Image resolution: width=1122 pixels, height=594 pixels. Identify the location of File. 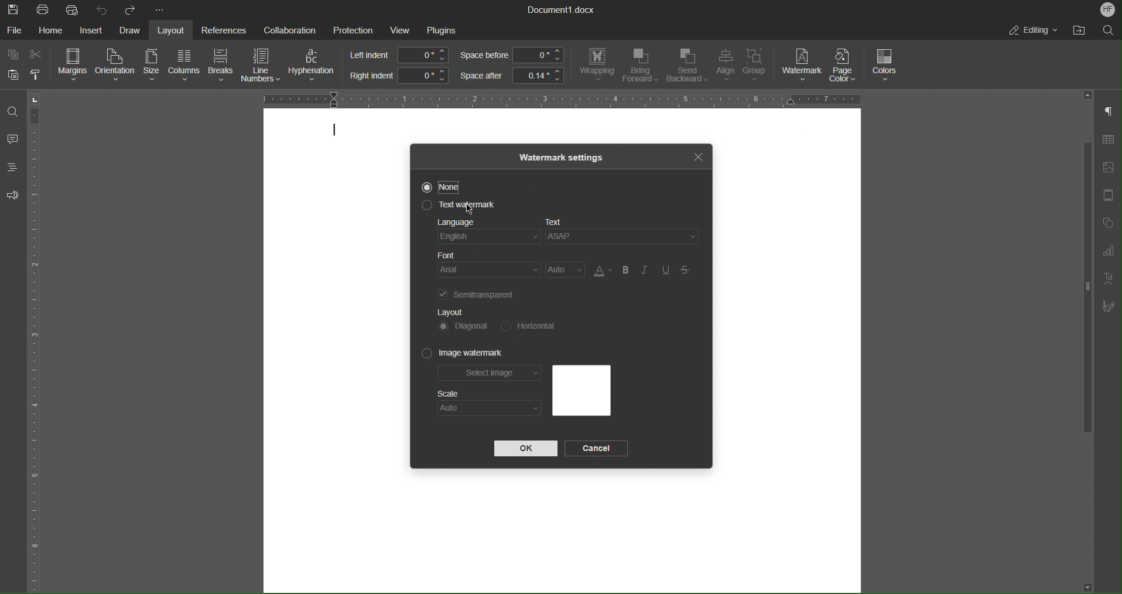
(15, 30).